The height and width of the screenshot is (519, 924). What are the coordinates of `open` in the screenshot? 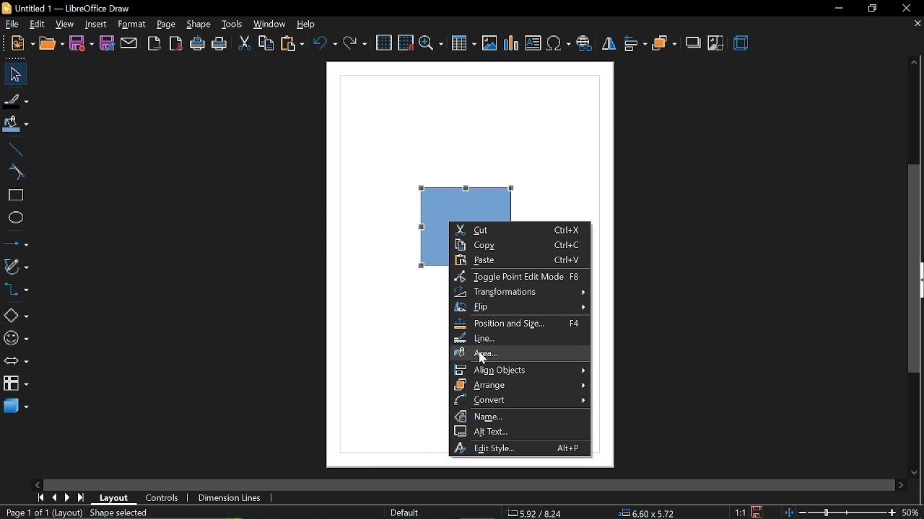 It's located at (51, 44).